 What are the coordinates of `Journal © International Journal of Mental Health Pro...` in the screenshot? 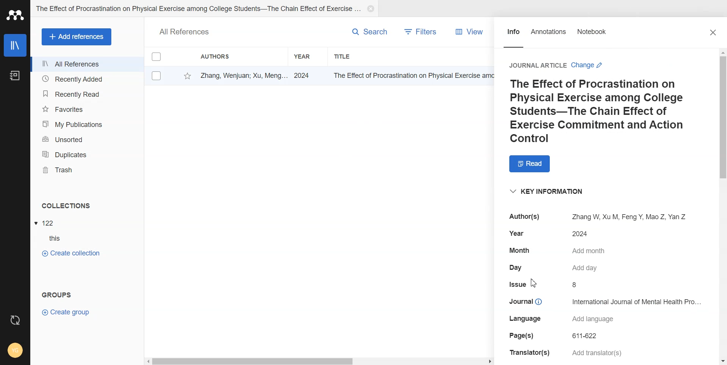 It's located at (604, 302).